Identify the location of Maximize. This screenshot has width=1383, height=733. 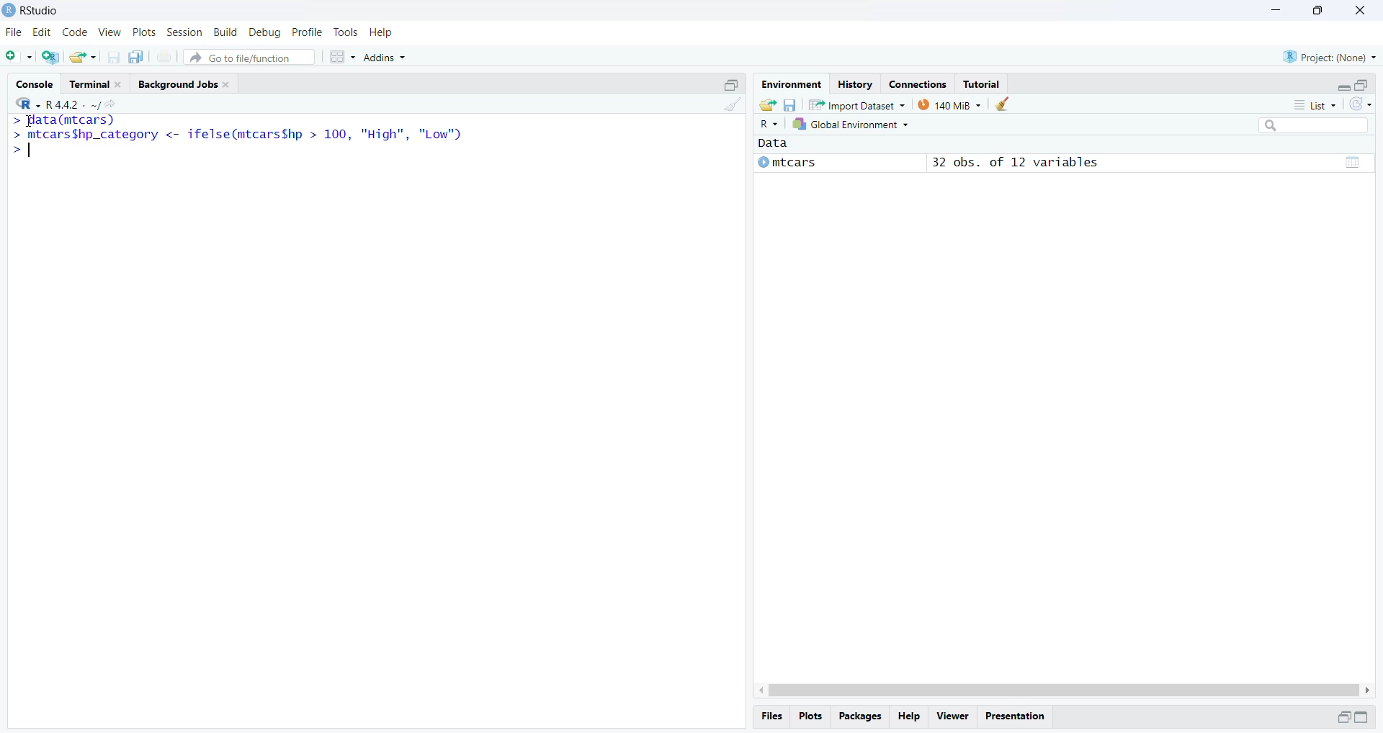
(1362, 84).